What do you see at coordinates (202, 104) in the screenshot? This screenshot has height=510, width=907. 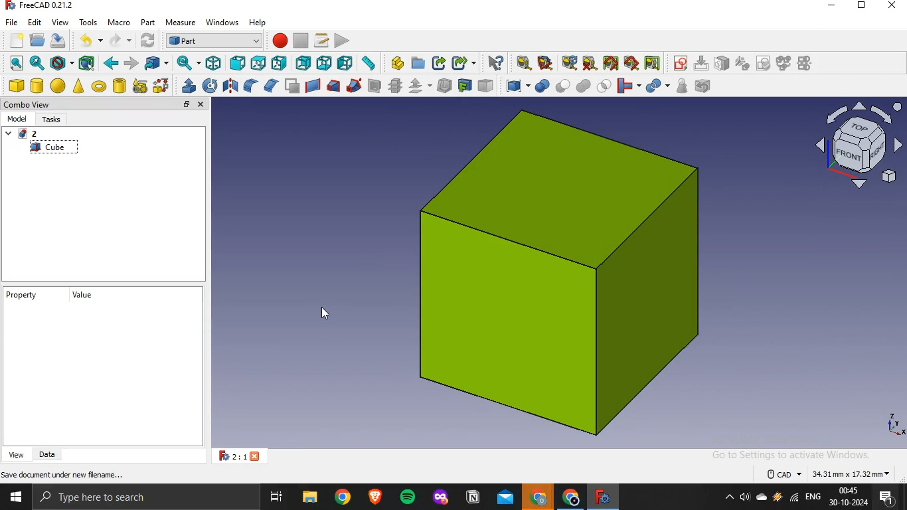 I see `close` at bounding box center [202, 104].